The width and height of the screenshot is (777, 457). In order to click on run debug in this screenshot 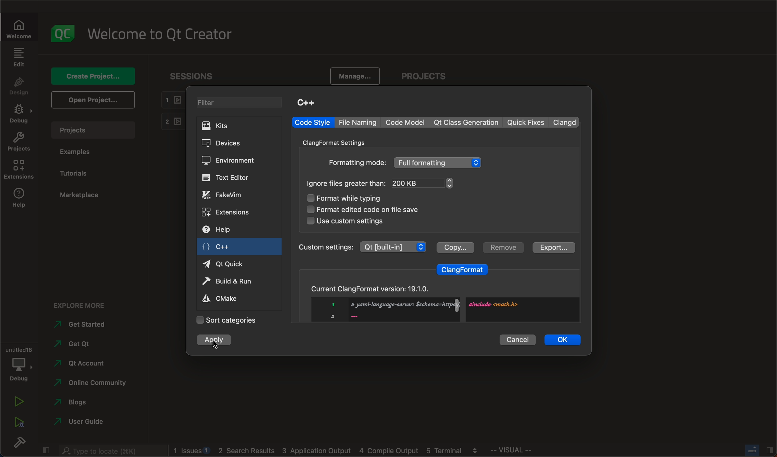, I will do `click(18, 420)`.